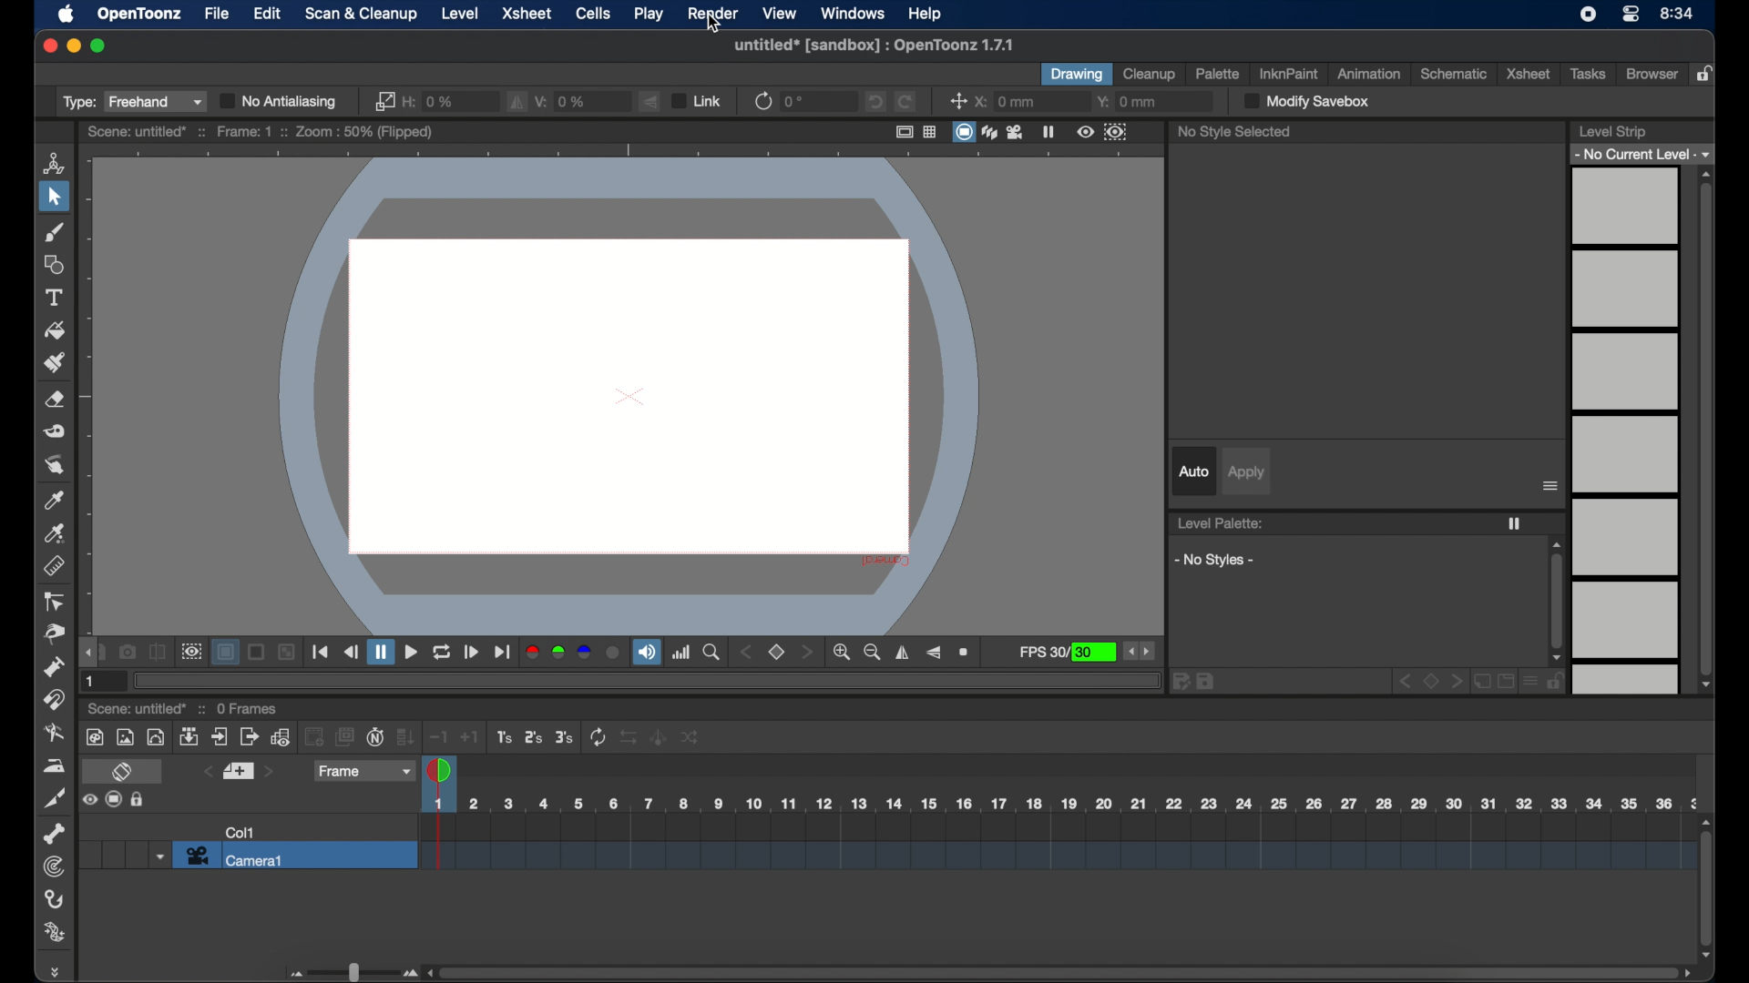 The height and width of the screenshot is (983, 1749). What do you see at coordinates (240, 832) in the screenshot?
I see `col1` at bounding box center [240, 832].